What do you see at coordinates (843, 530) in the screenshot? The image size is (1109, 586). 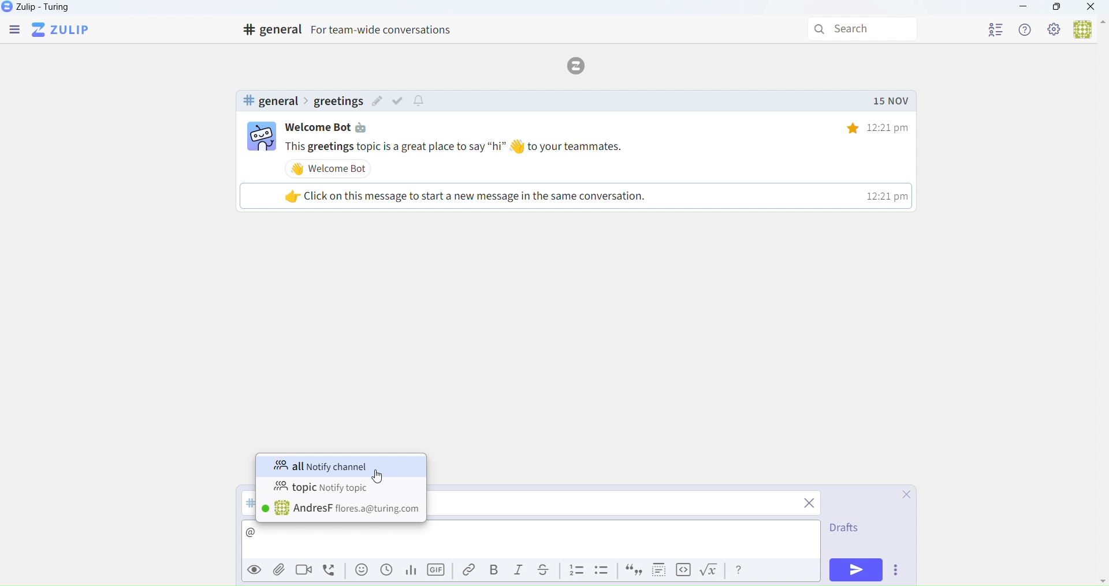 I see `Drafts` at bounding box center [843, 530].